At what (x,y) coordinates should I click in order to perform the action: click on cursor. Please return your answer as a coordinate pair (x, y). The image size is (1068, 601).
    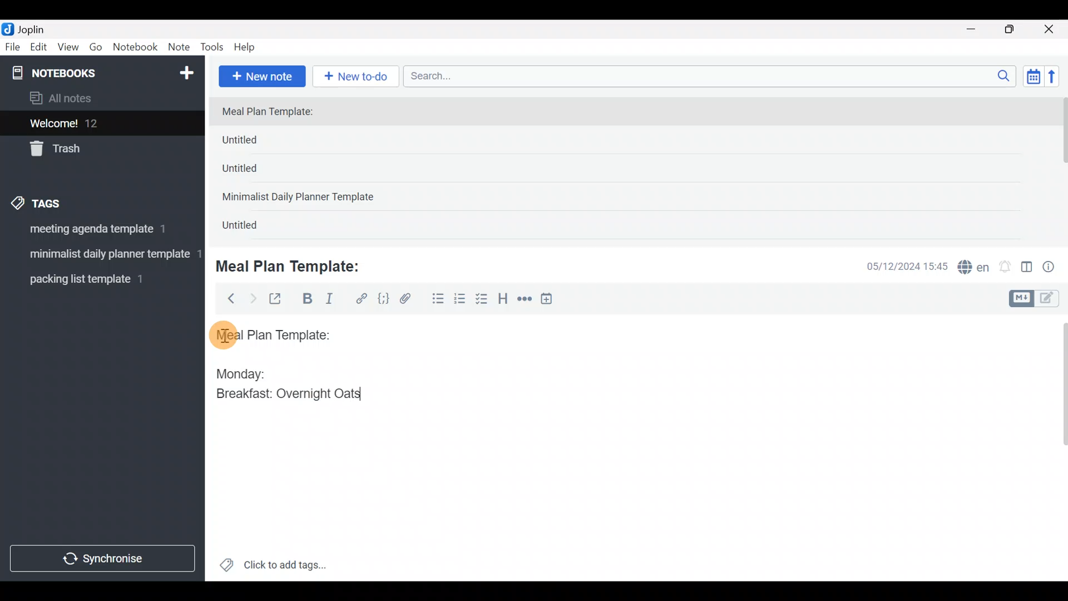
    Looking at the image, I should click on (222, 334).